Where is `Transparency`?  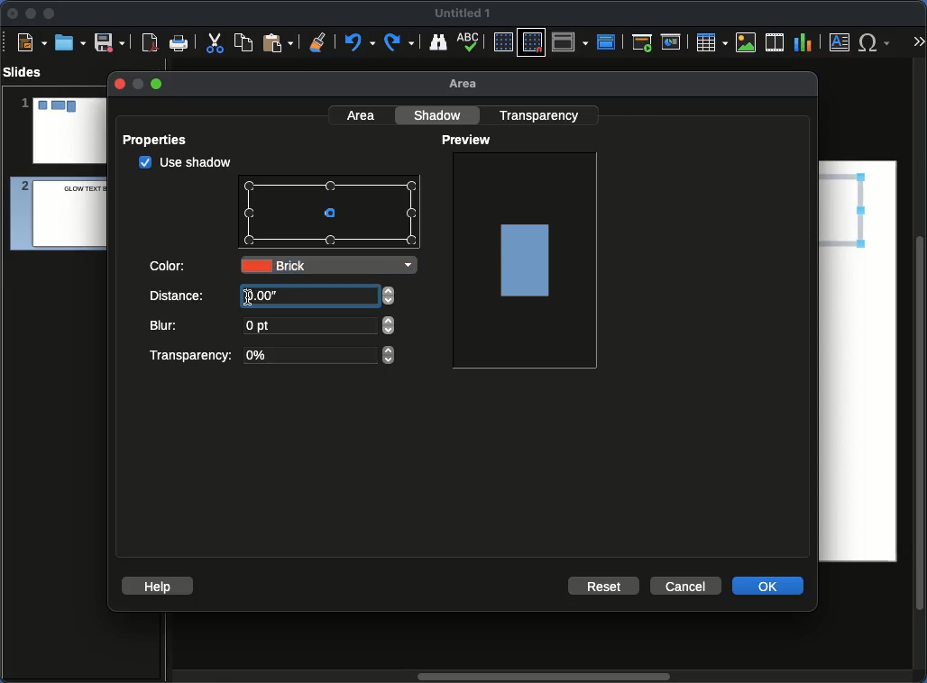
Transparency is located at coordinates (270, 356).